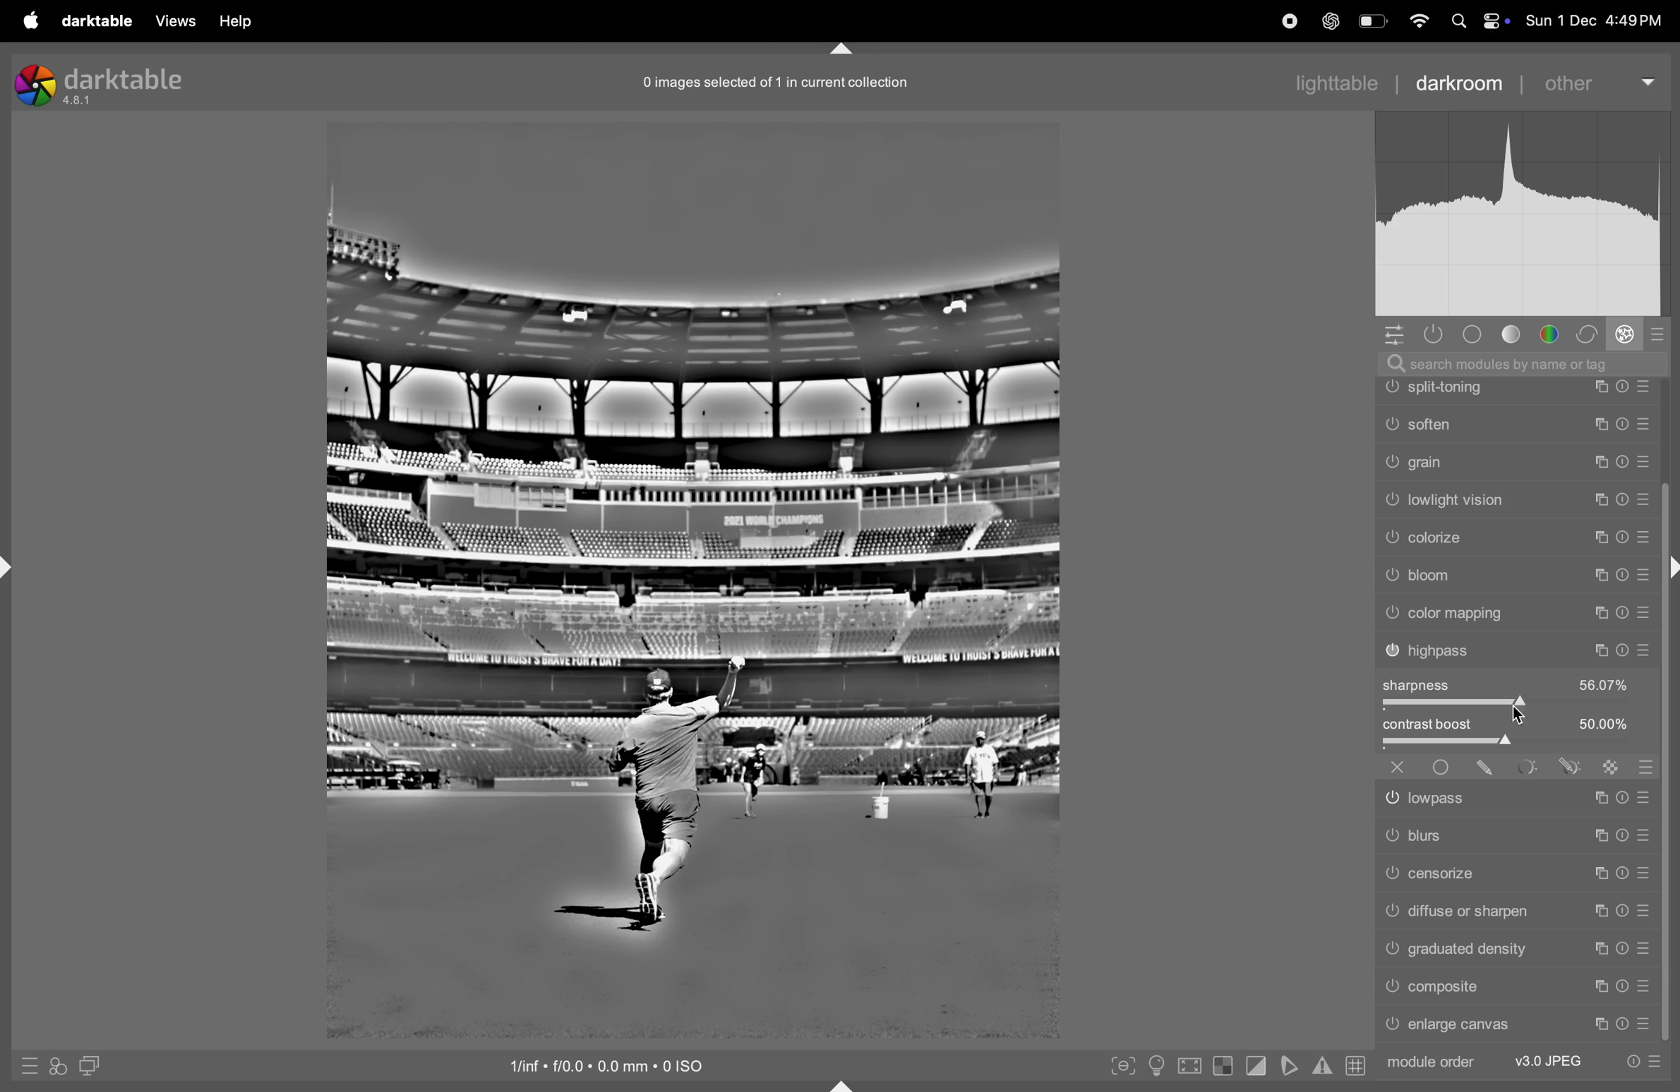  What do you see at coordinates (1288, 1066) in the screenshot?
I see `toggle softproffing` at bounding box center [1288, 1066].